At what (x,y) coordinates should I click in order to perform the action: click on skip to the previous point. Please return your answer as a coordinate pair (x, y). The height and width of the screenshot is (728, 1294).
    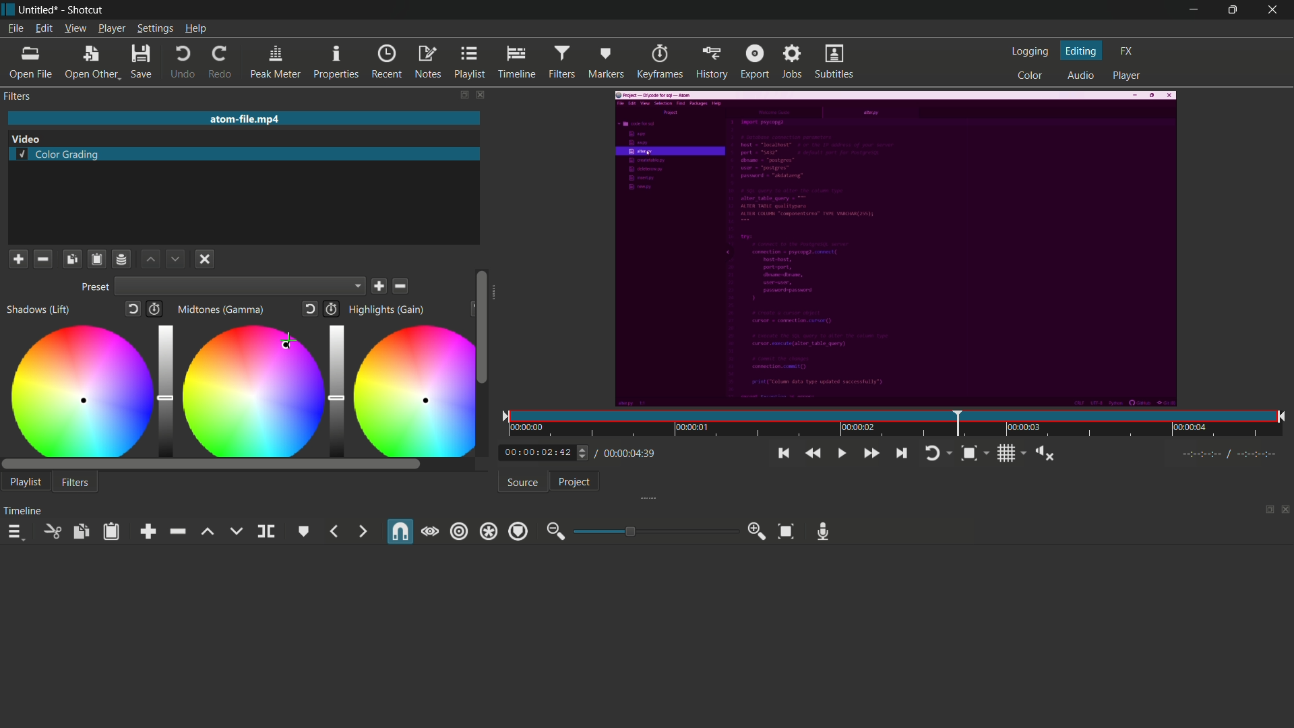
    Looking at the image, I should click on (782, 454).